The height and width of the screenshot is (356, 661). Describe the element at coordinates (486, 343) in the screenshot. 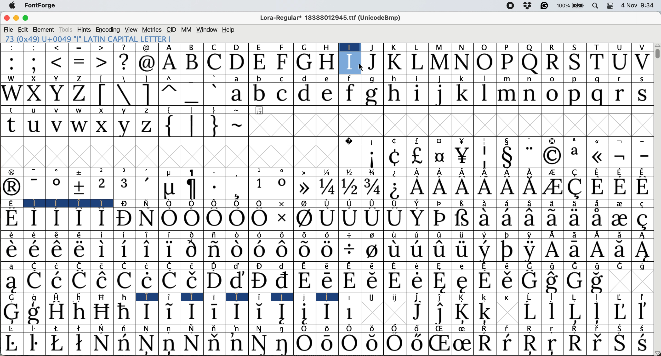

I see `Symbol` at that location.